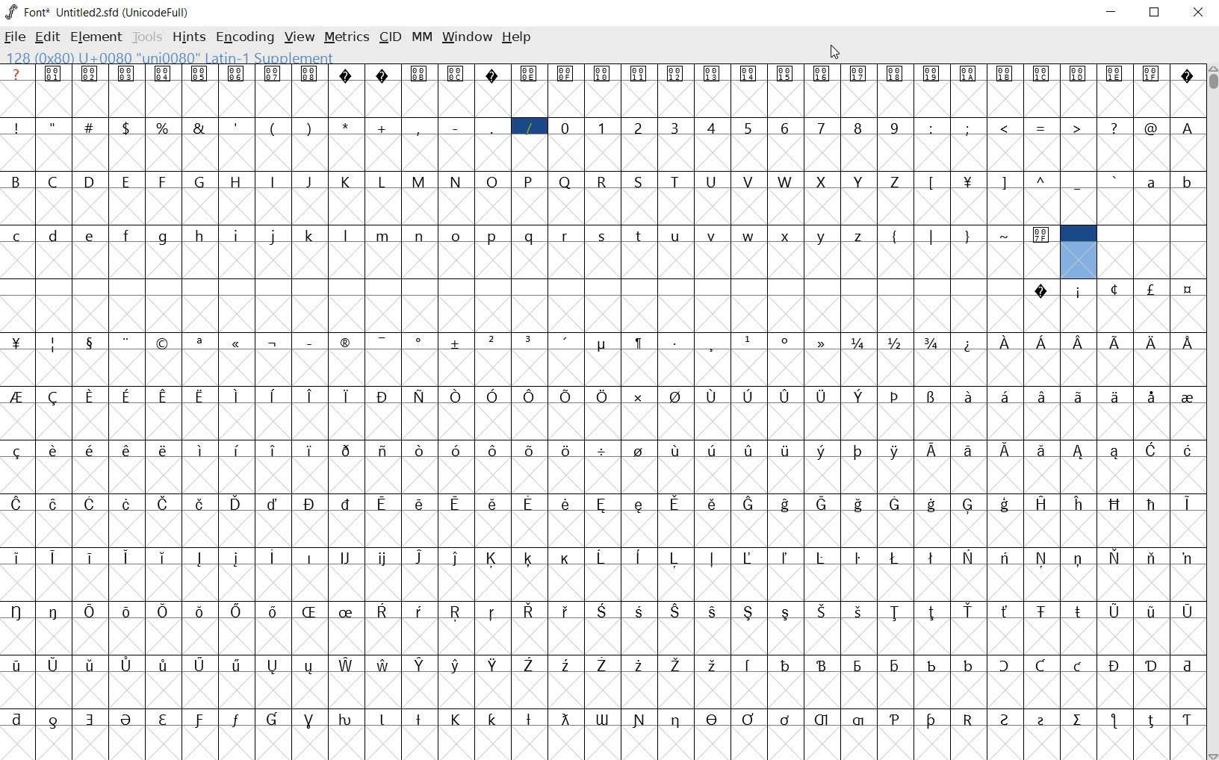 The image size is (1219, 760). Describe the element at coordinates (604, 502) in the screenshot. I see `Symbol` at that location.